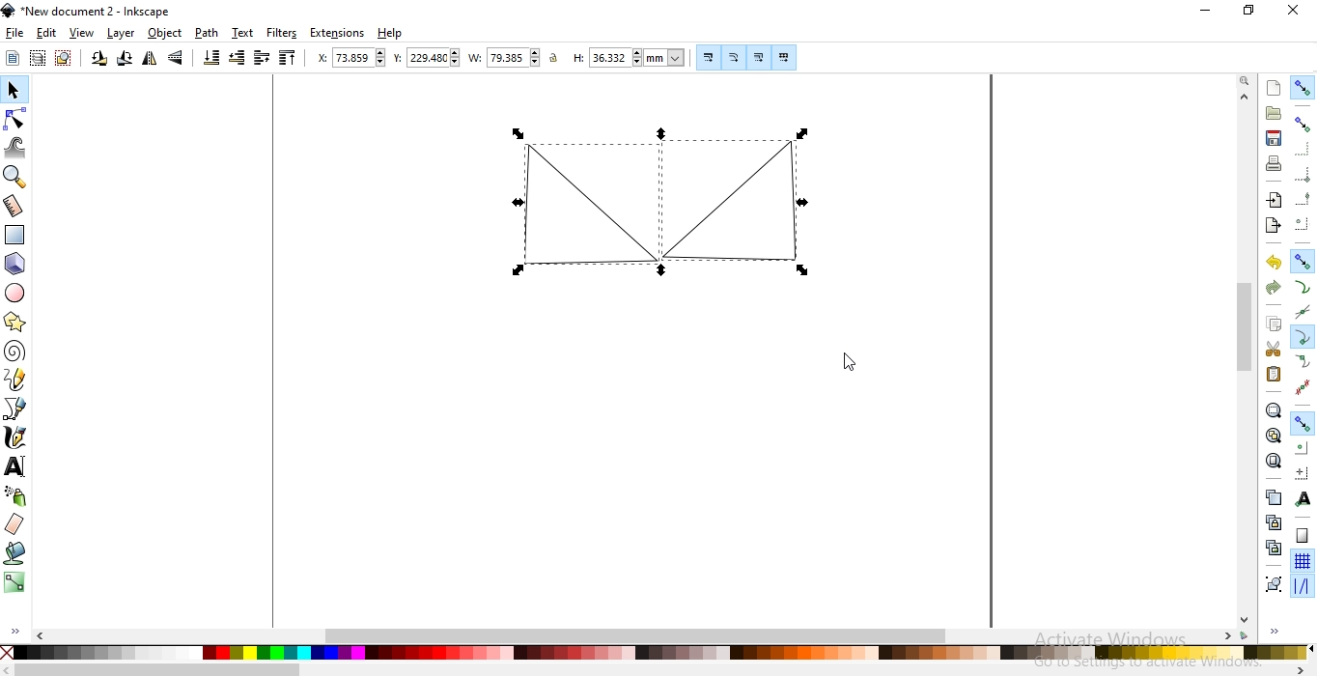 The height and width of the screenshot is (676, 1317). What do you see at coordinates (65, 59) in the screenshot?
I see `deselect any selected objects or nodes` at bounding box center [65, 59].